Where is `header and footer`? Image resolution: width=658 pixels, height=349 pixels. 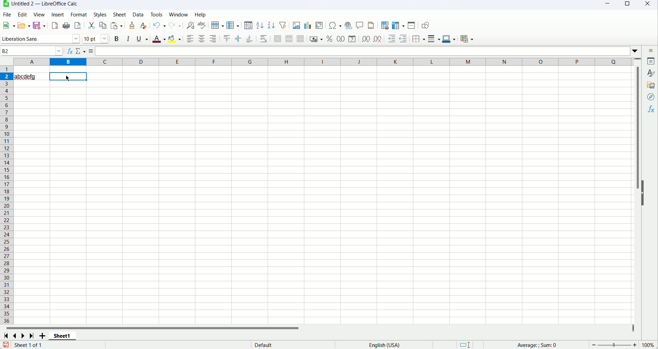
header and footer is located at coordinates (371, 25).